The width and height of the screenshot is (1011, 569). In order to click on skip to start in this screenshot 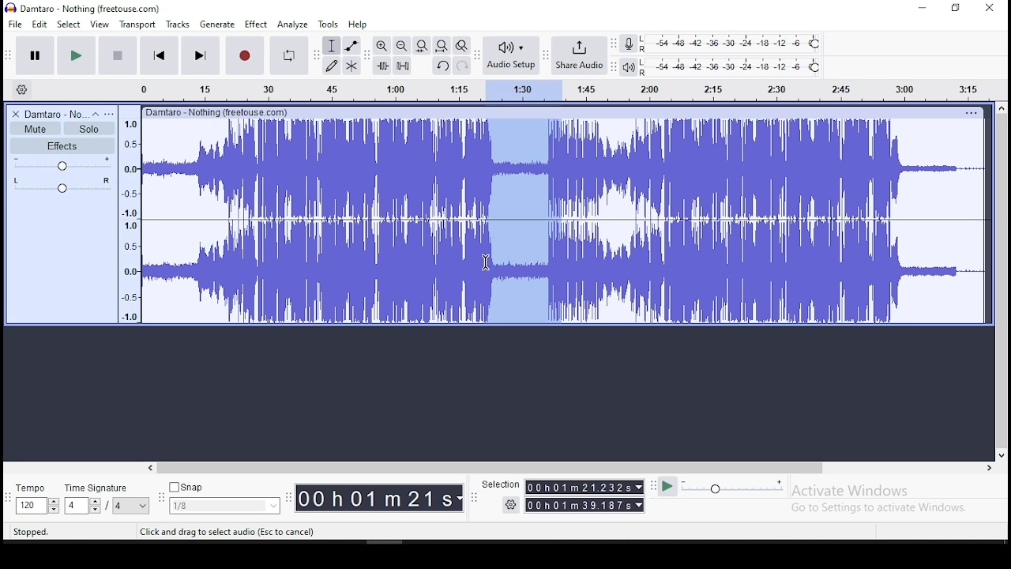, I will do `click(160, 55)`.